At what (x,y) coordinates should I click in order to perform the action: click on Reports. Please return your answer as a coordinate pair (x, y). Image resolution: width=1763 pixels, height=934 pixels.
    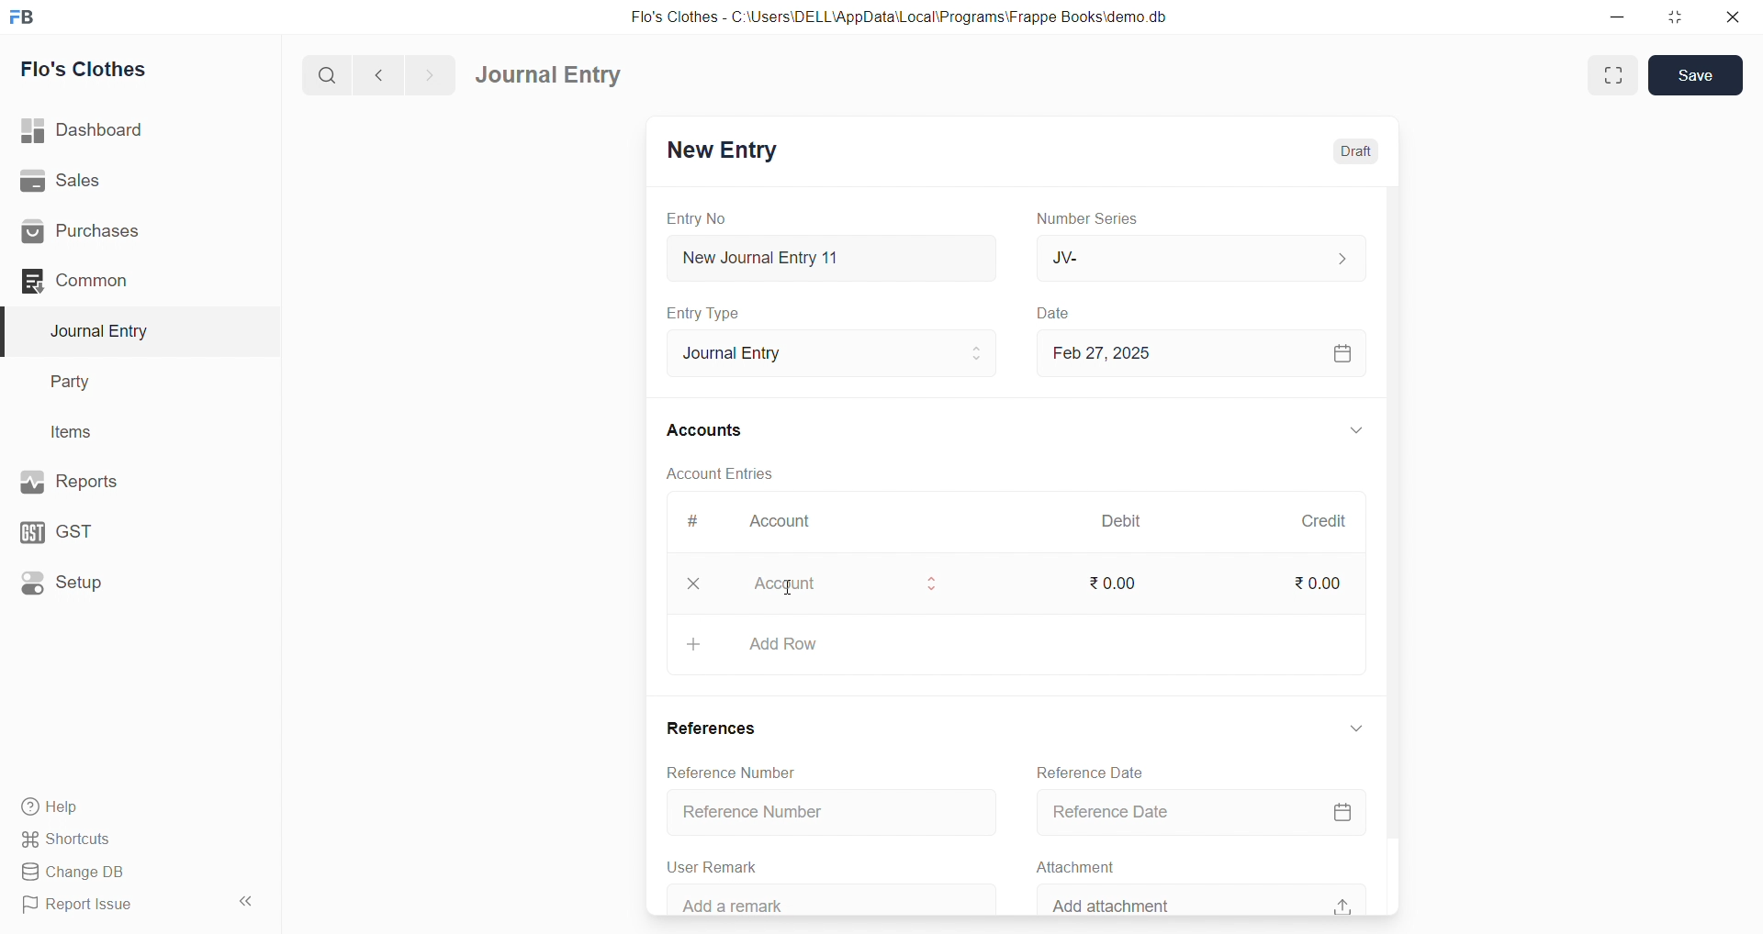
    Looking at the image, I should click on (108, 482).